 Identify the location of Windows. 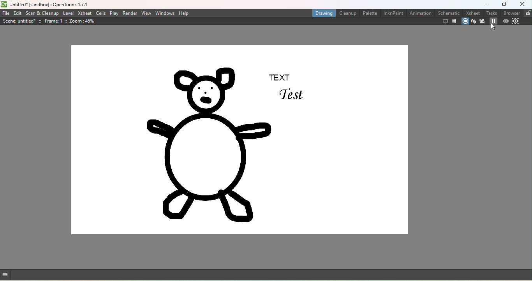
(164, 13).